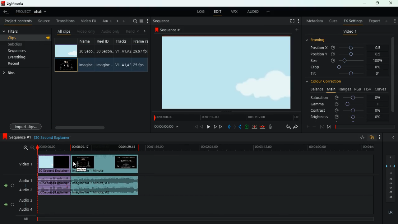  I want to click on all, so click(28, 219).